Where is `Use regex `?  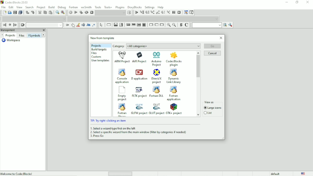
Use regex  is located at coordinates (94, 25).